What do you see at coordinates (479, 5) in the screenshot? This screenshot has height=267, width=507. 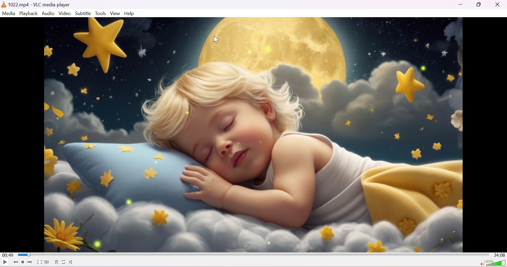 I see `Maximize` at bounding box center [479, 5].